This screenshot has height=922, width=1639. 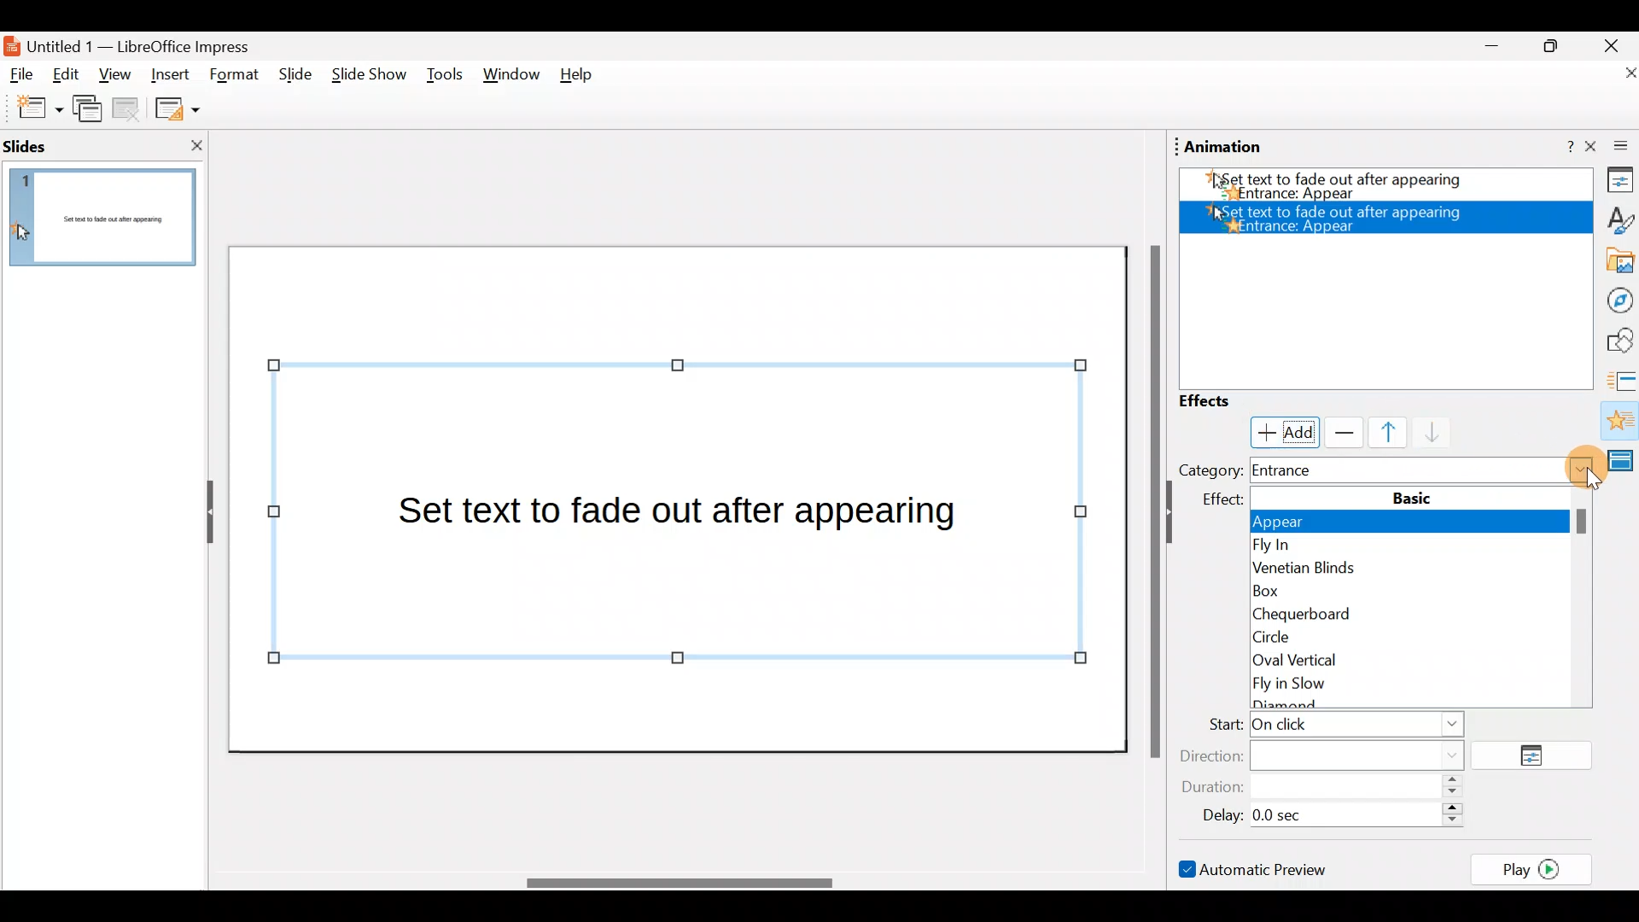 What do you see at coordinates (22, 75) in the screenshot?
I see `File` at bounding box center [22, 75].